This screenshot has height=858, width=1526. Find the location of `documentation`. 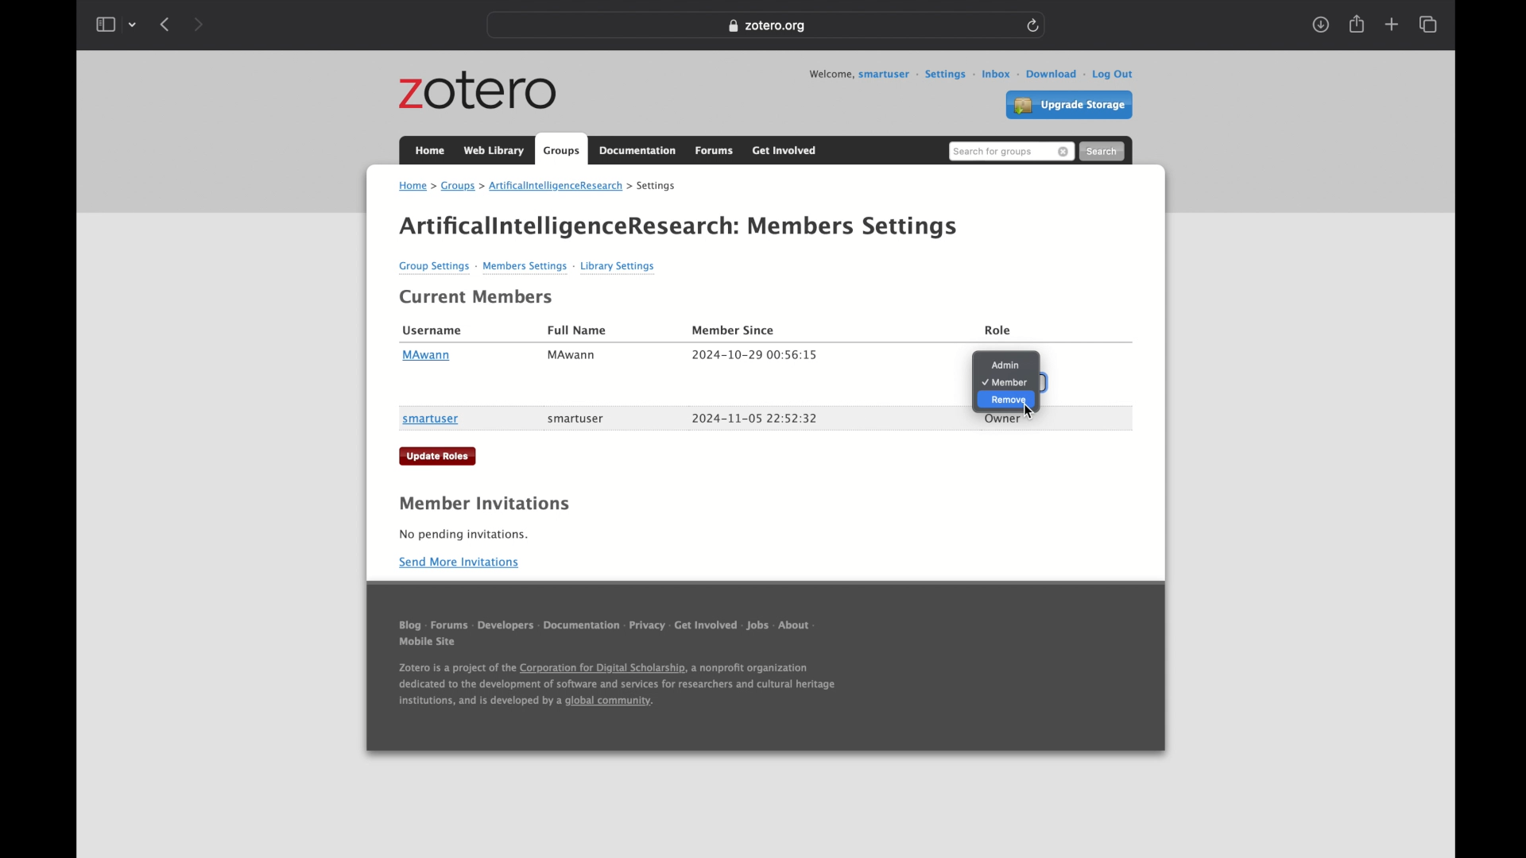

documentation is located at coordinates (638, 151).